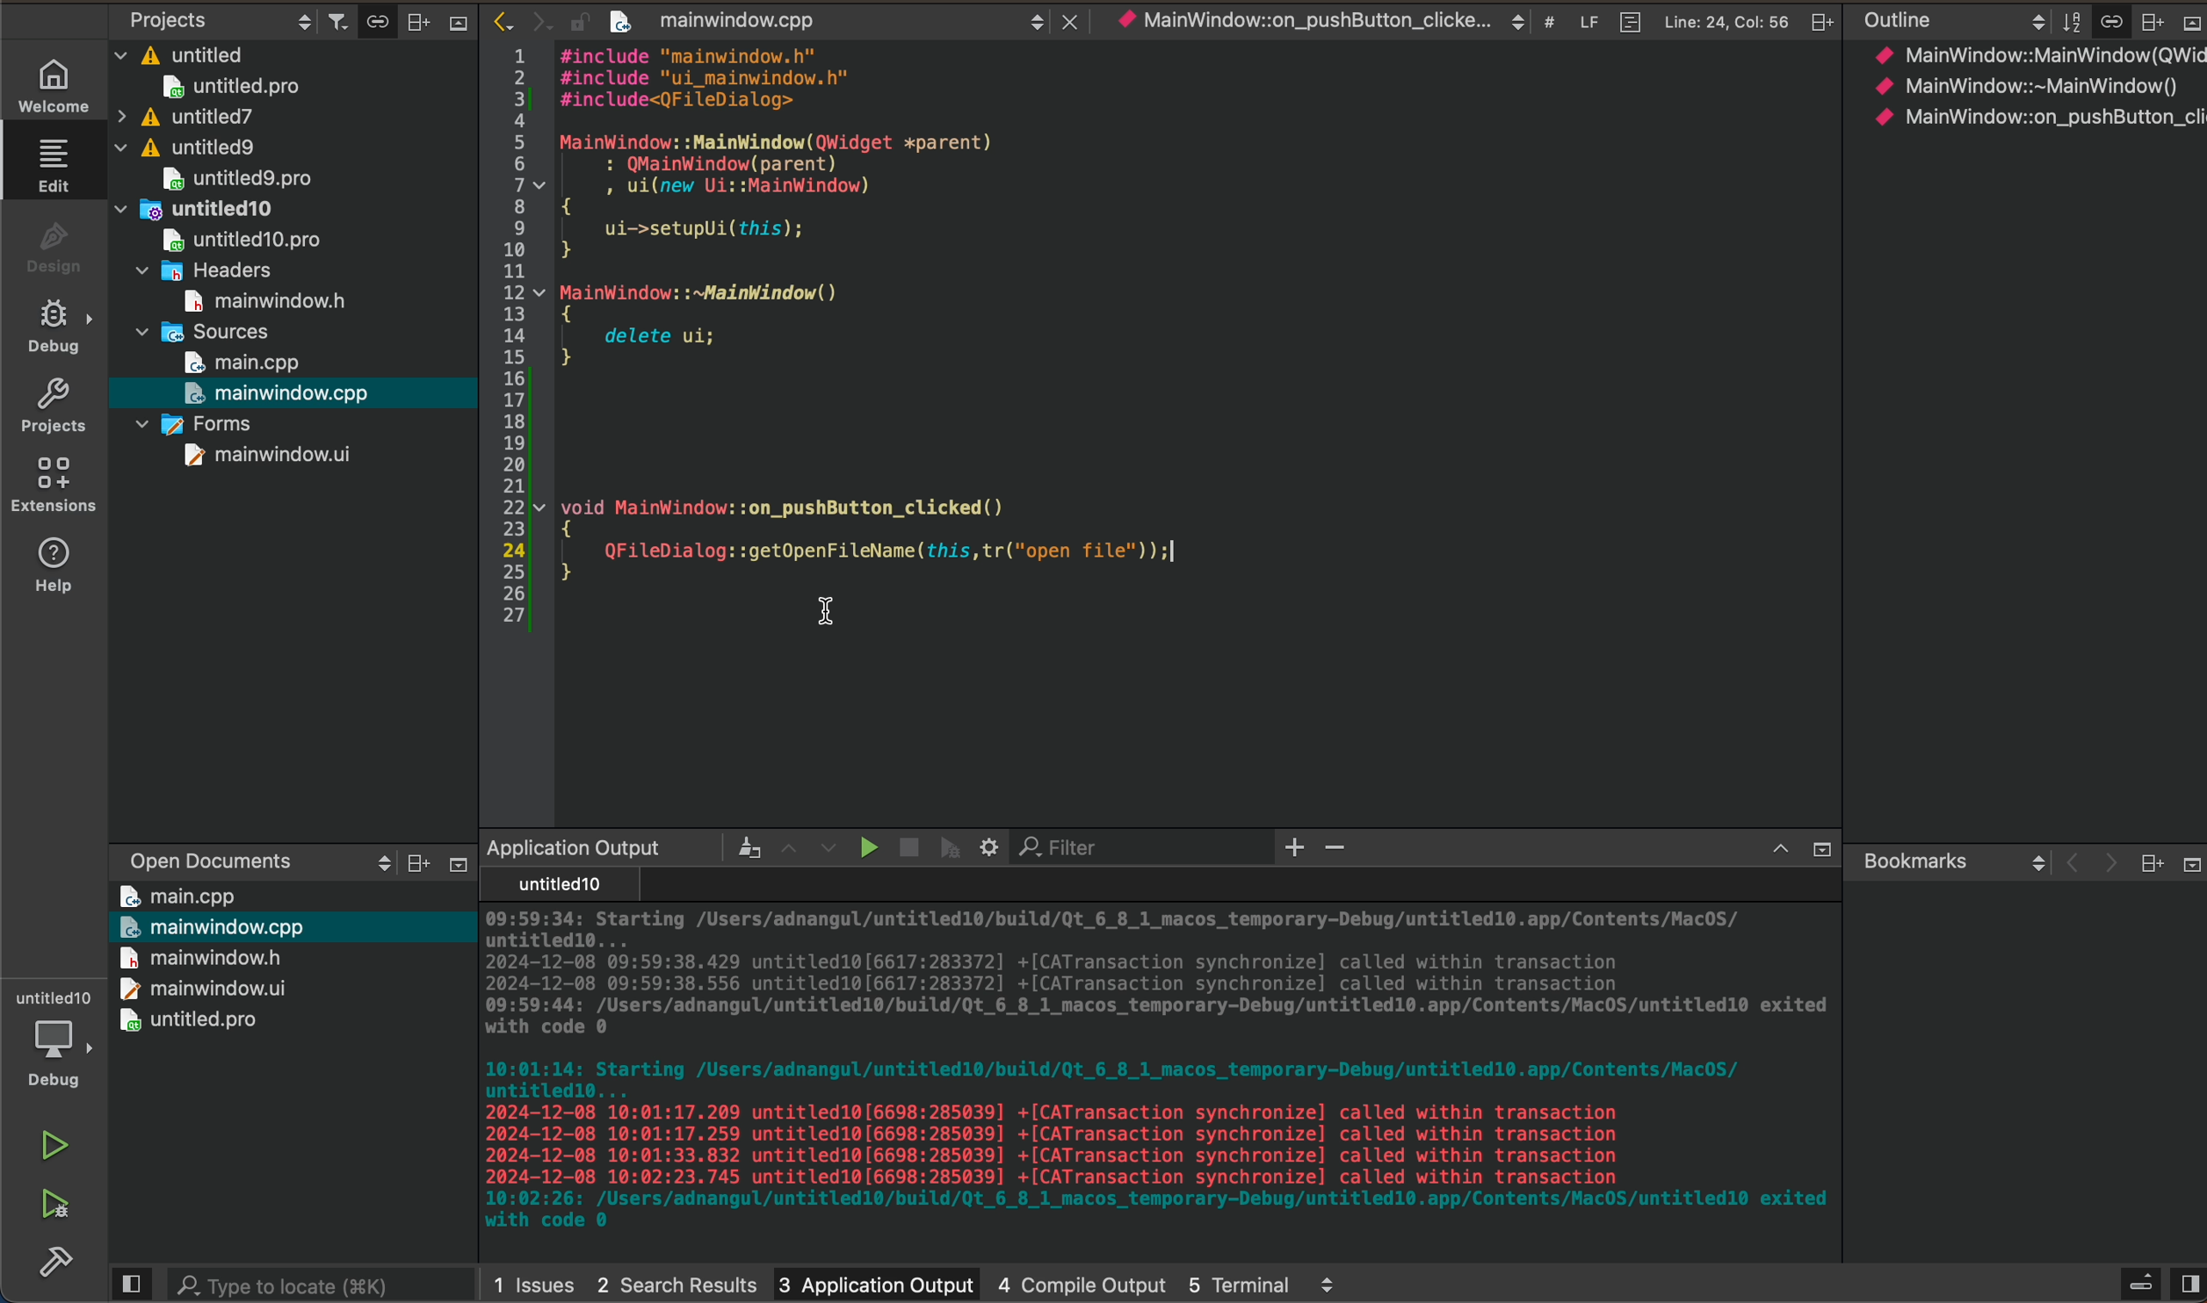 Image resolution: width=2207 pixels, height=1303 pixels. Describe the element at coordinates (182, 51) in the screenshot. I see `untitled` at that location.